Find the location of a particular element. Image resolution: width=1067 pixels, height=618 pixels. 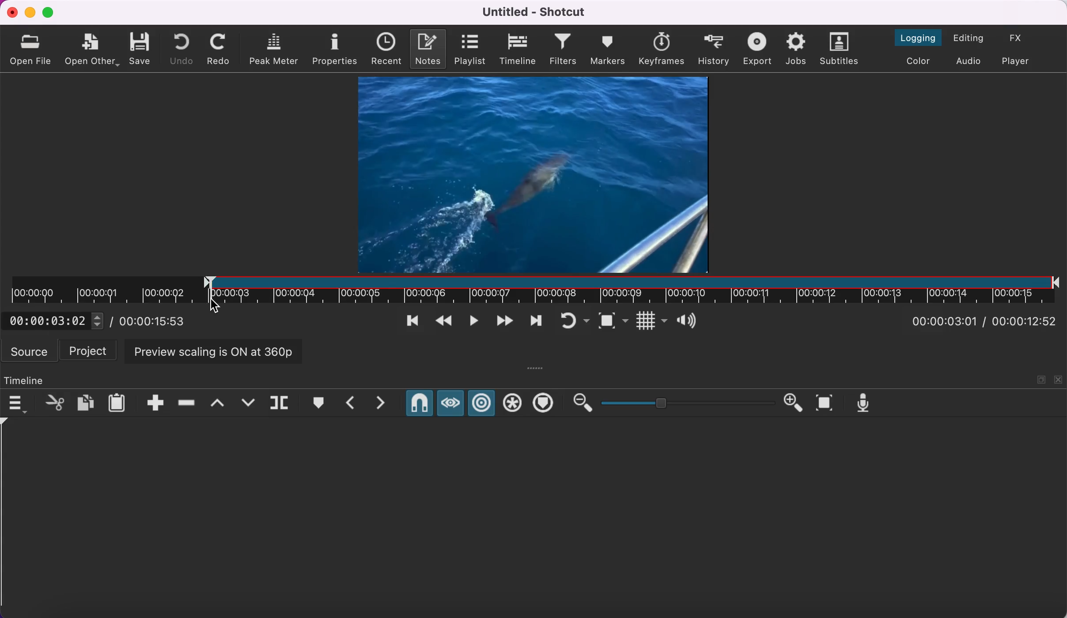

play quickly backwards is located at coordinates (443, 322).